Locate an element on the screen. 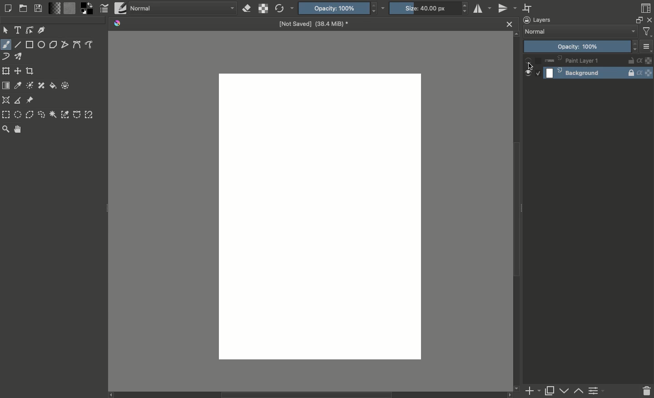 The height and width of the screenshot is (398, 654). Polygon is located at coordinates (54, 44).